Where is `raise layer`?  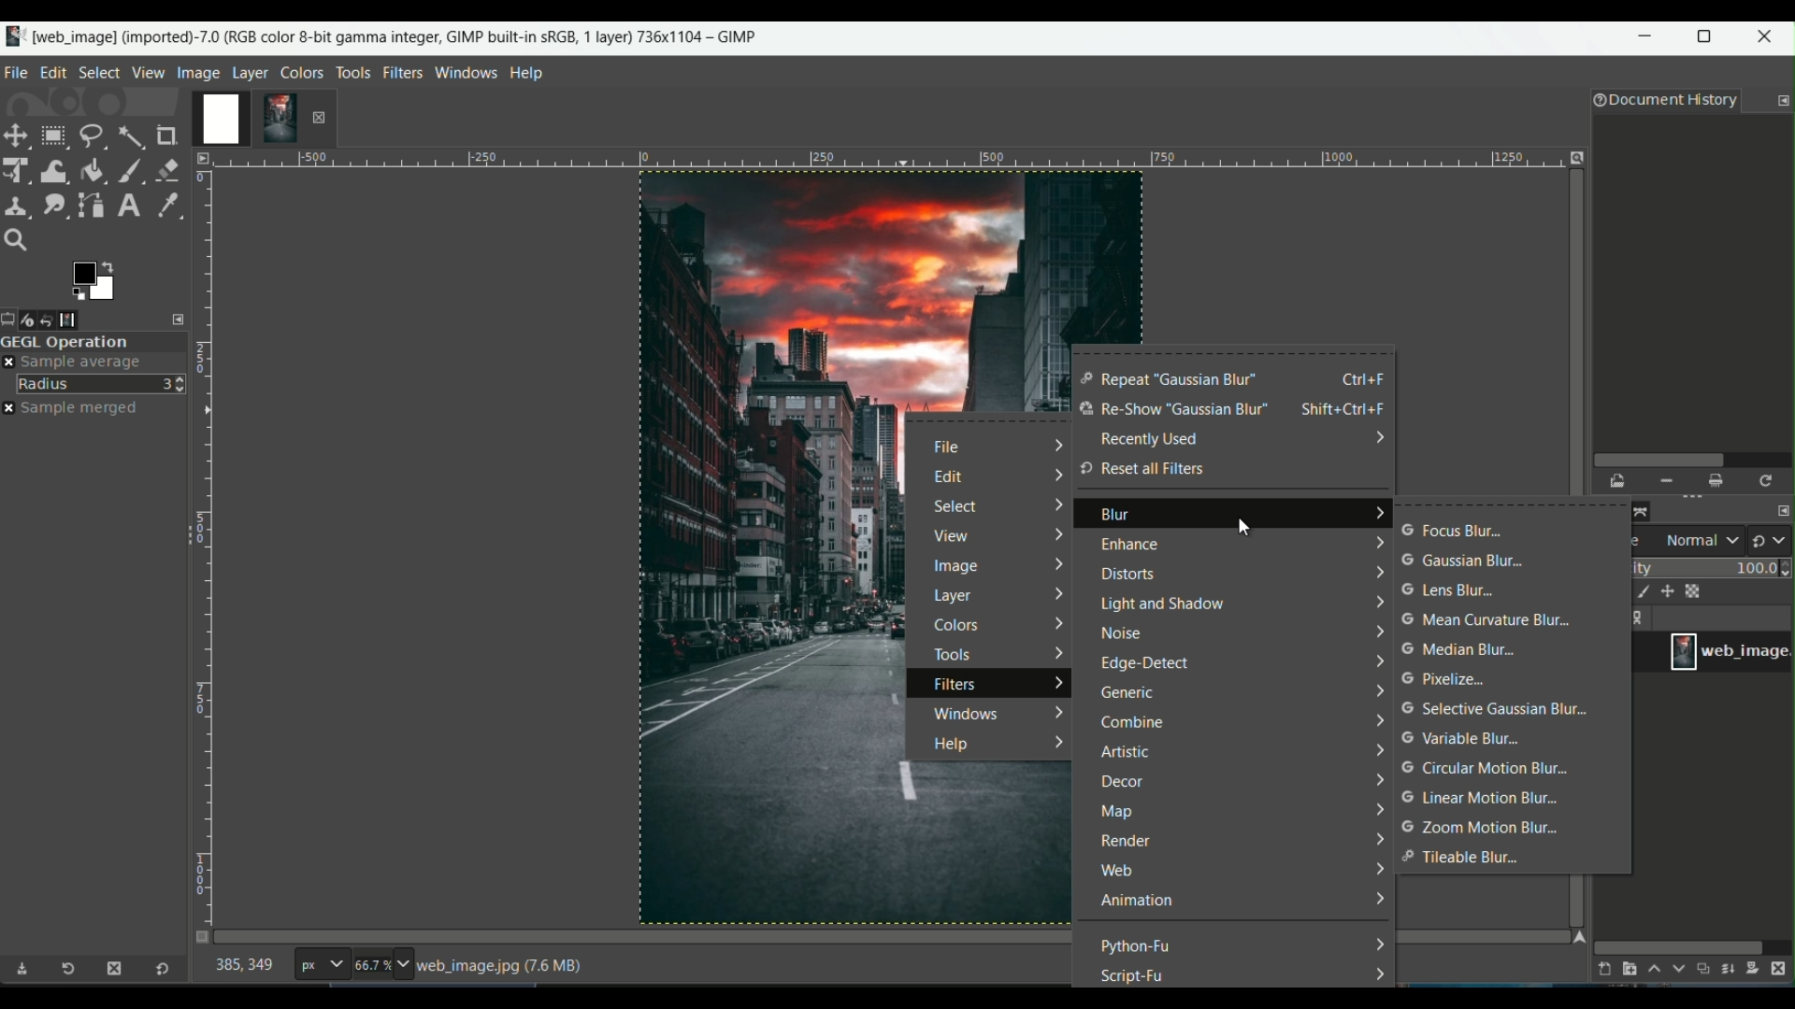
raise layer is located at coordinates (1652, 972).